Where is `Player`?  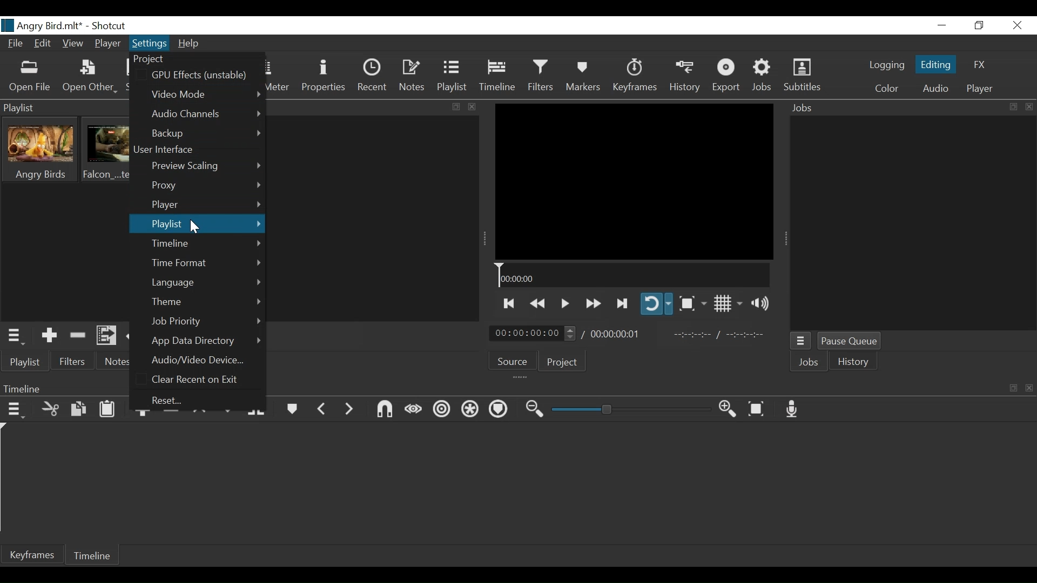 Player is located at coordinates (107, 43).